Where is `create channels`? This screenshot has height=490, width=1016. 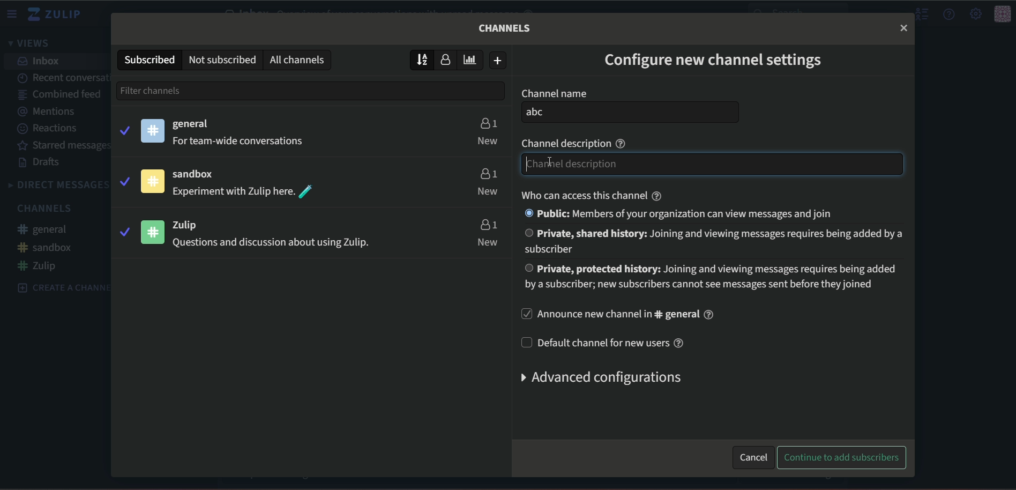 create channels is located at coordinates (58, 287).